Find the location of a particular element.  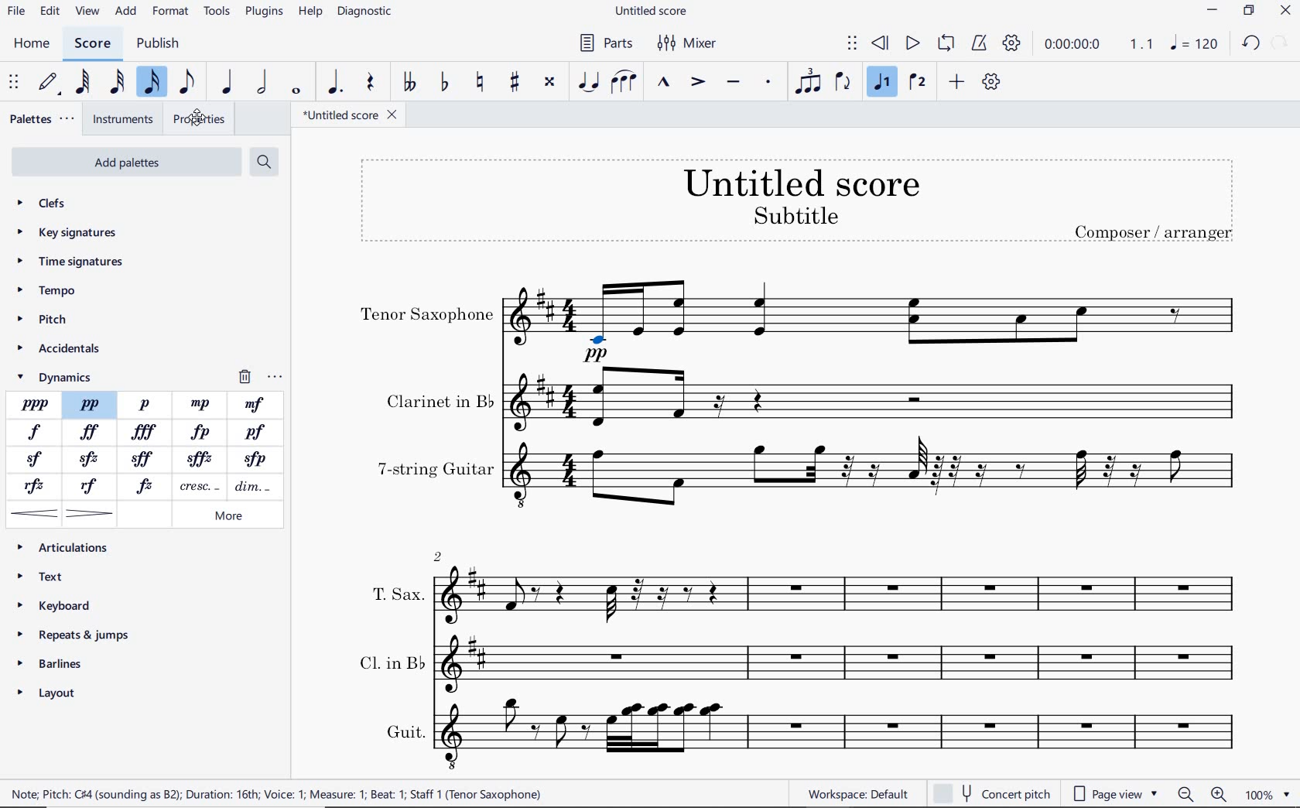

SFF(SFORZANDO) is located at coordinates (145, 457).